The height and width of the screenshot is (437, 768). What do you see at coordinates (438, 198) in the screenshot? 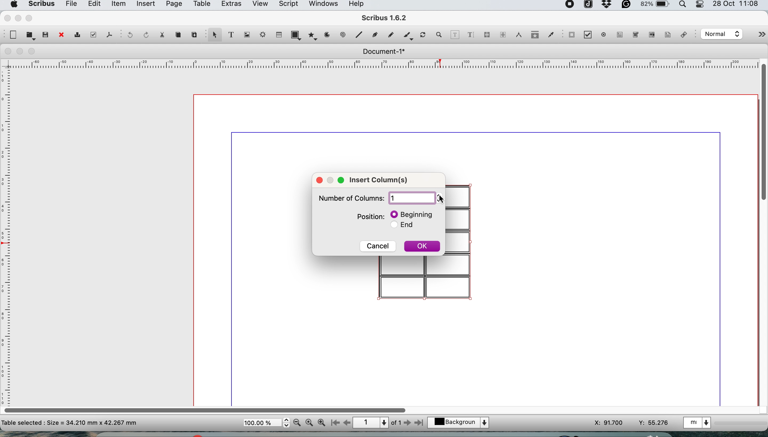
I see `increment or decrement number of columns` at bounding box center [438, 198].